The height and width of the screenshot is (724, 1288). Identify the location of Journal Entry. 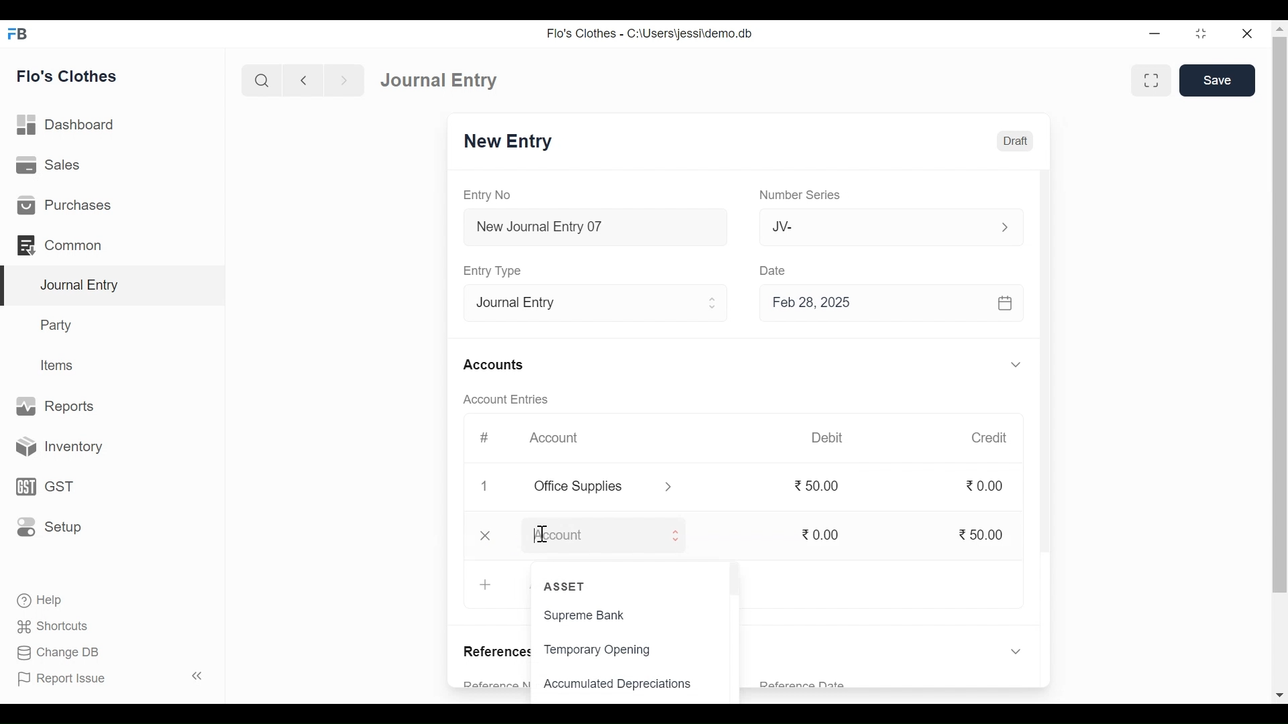
(115, 286).